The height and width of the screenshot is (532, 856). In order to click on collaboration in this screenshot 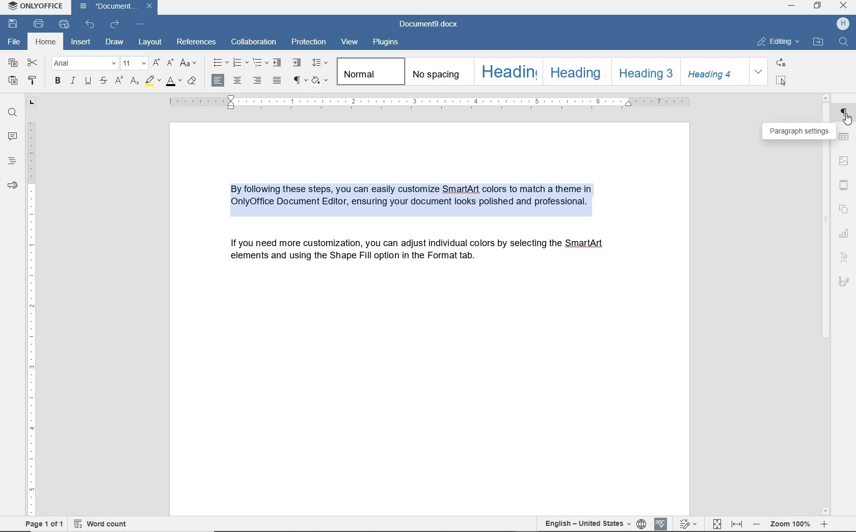, I will do `click(255, 42)`.